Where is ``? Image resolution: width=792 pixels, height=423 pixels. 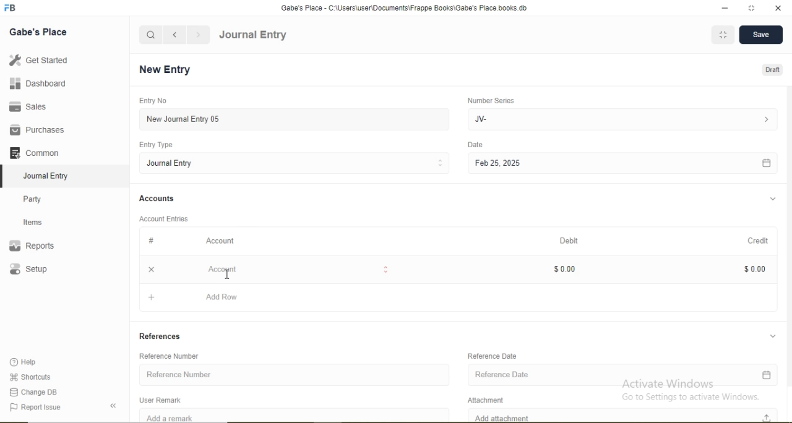
 is located at coordinates (152, 241).